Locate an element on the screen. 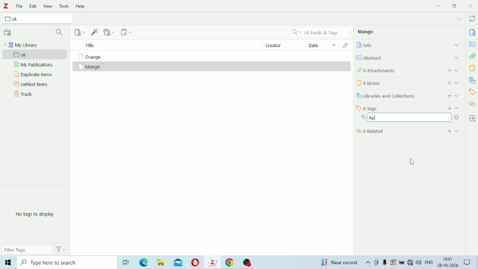 The height and width of the screenshot is (269, 478). Task View is located at coordinates (127, 262).